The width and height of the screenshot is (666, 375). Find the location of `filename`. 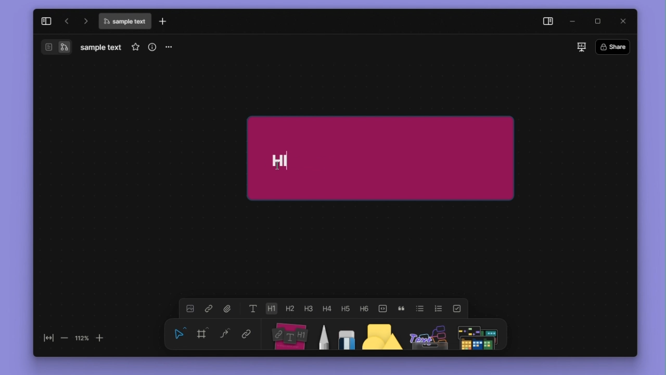

filename is located at coordinates (101, 48).